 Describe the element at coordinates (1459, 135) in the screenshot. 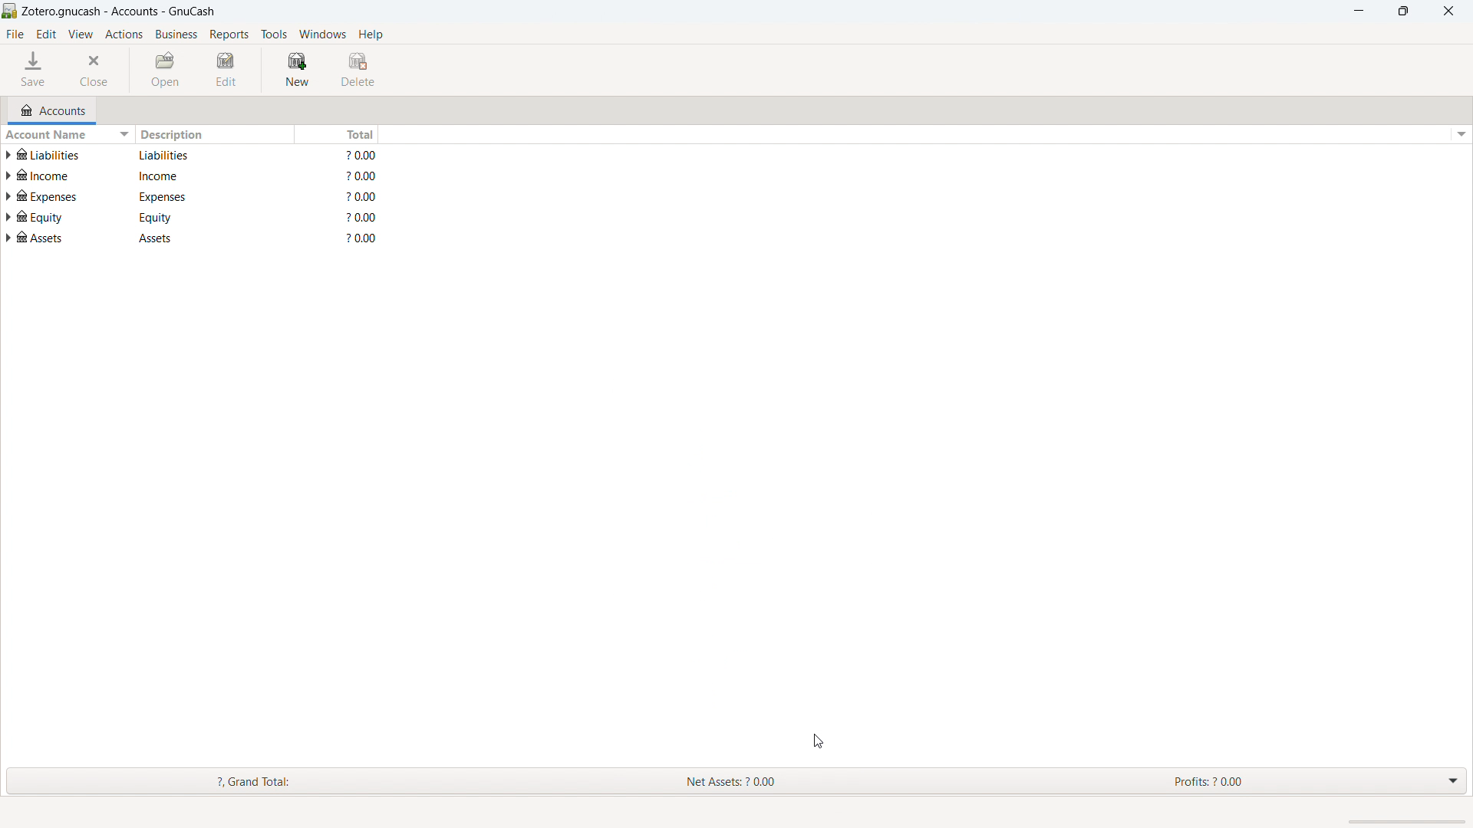

I see `options` at that location.